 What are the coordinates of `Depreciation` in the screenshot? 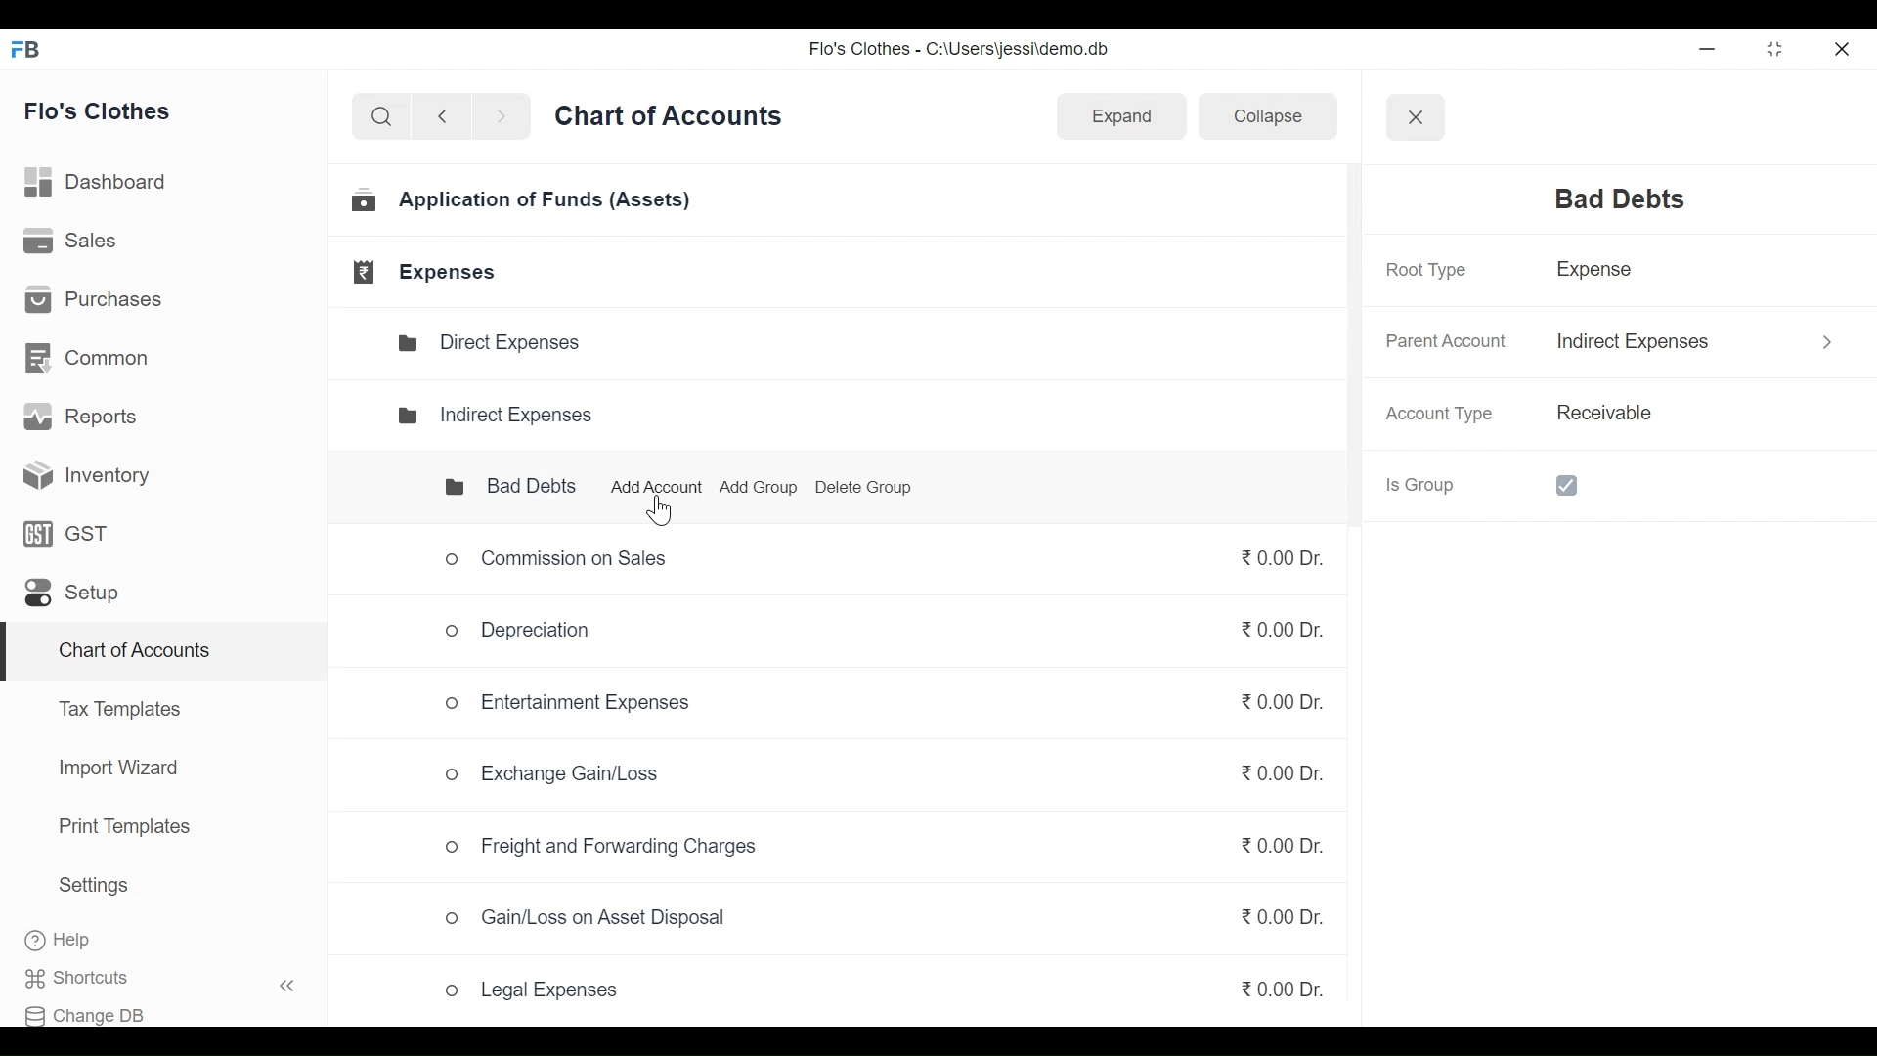 It's located at (526, 635).